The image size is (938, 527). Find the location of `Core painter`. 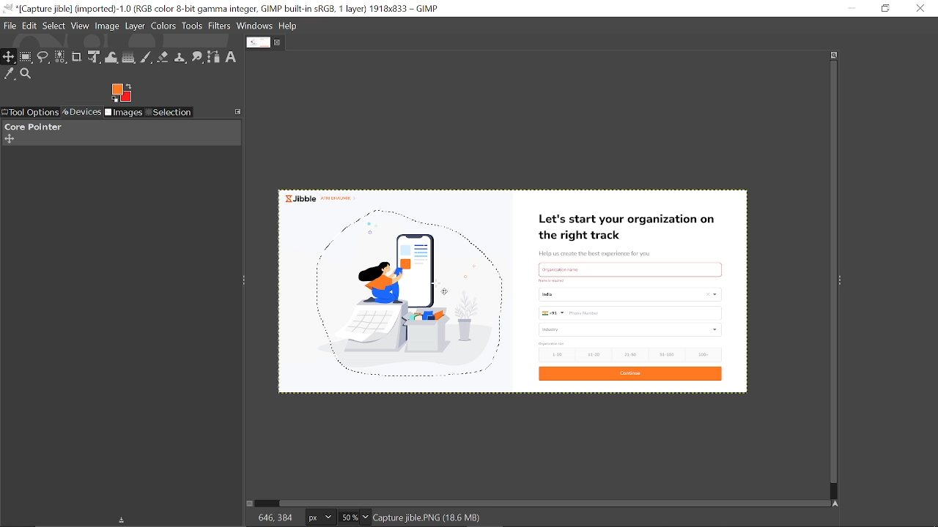

Core painter is located at coordinates (32, 127).